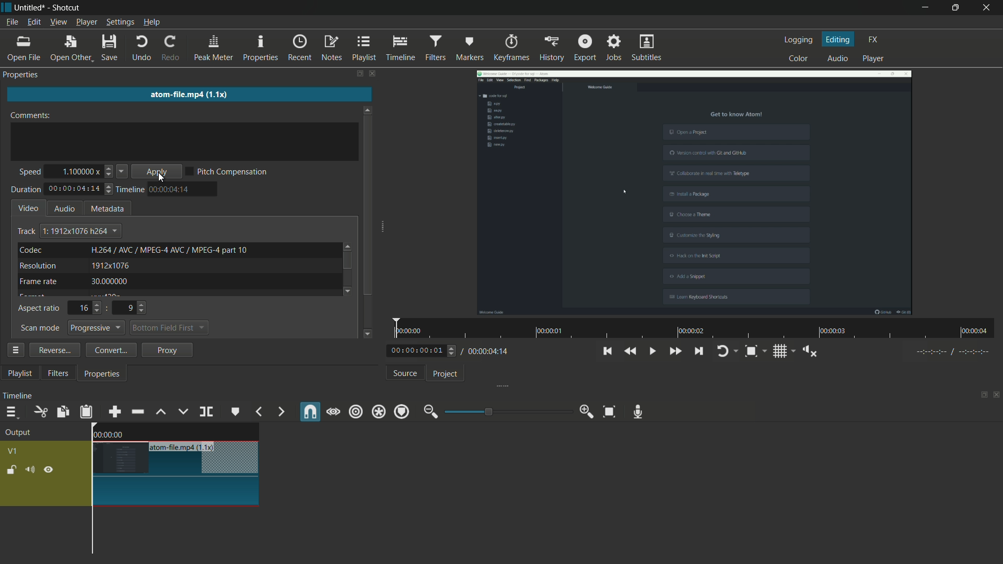  What do you see at coordinates (800, 40) in the screenshot?
I see `logging` at bounding box center [800, 40].